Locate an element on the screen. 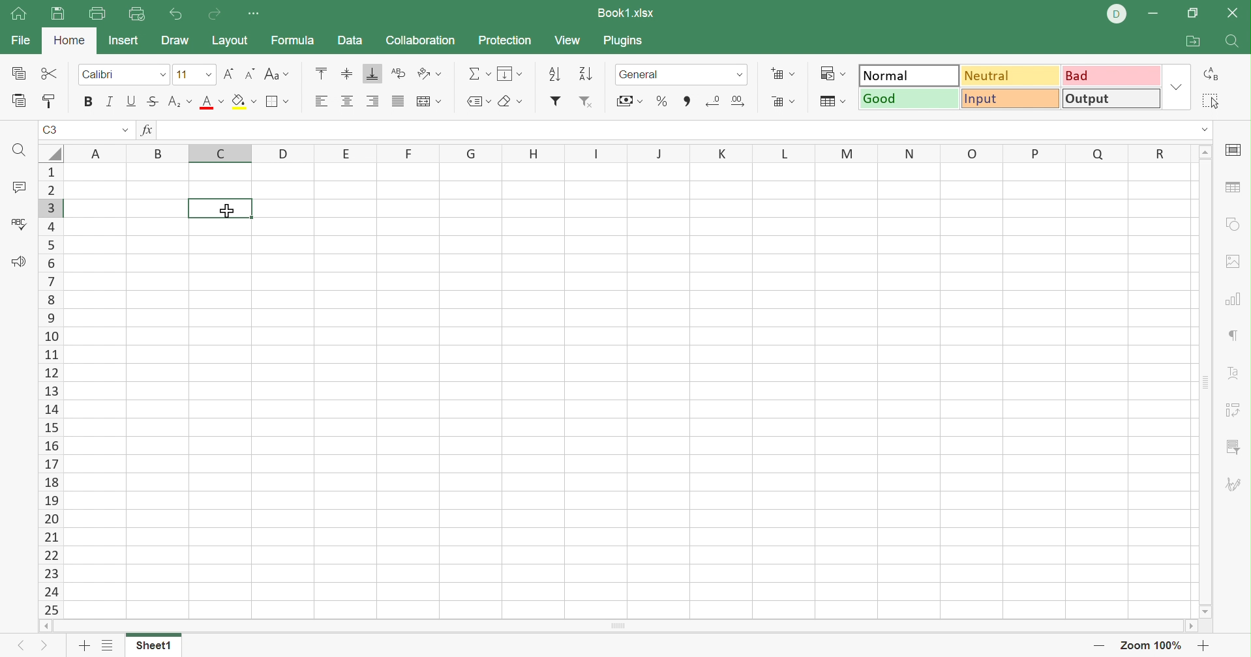 Image resolution: width=1251 pixels, height=657 pixels. Neutral is located at coordinates (1012, 78).